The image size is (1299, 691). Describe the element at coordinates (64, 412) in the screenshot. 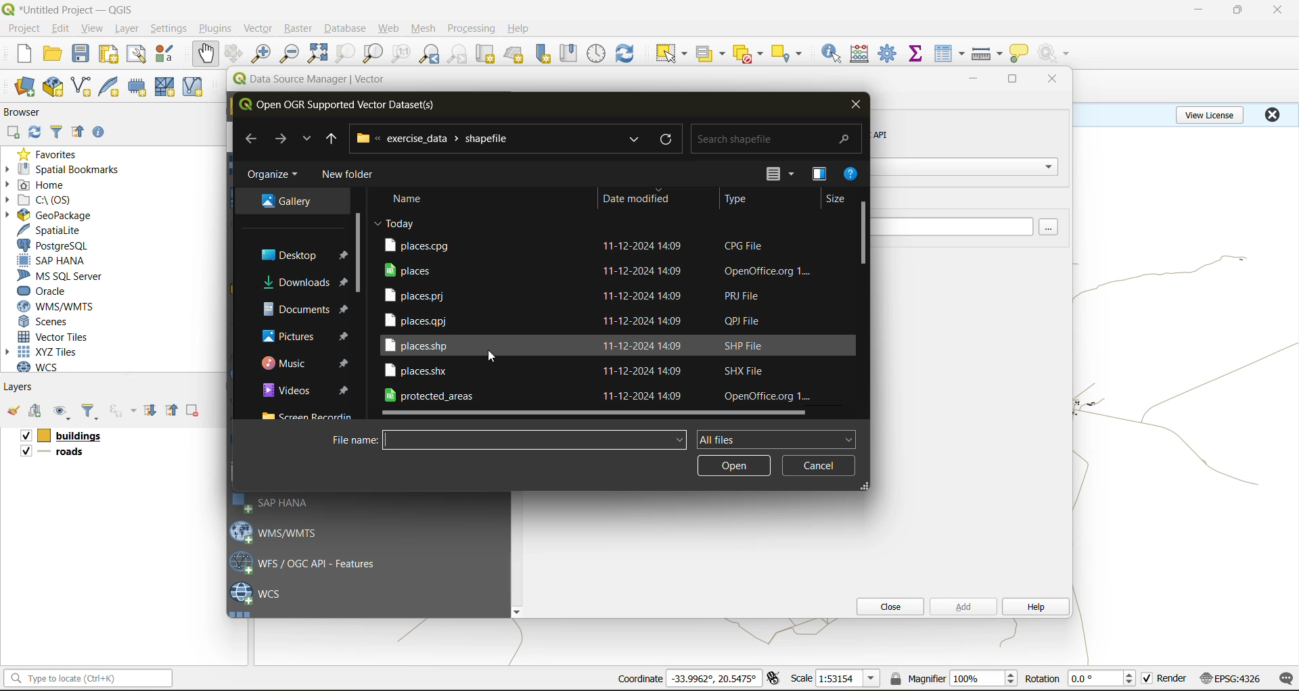

I see `manage map` at that location.